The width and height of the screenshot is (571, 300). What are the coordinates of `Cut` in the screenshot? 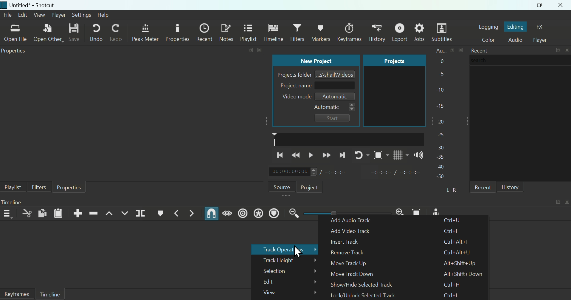 It's located at (25, 214).